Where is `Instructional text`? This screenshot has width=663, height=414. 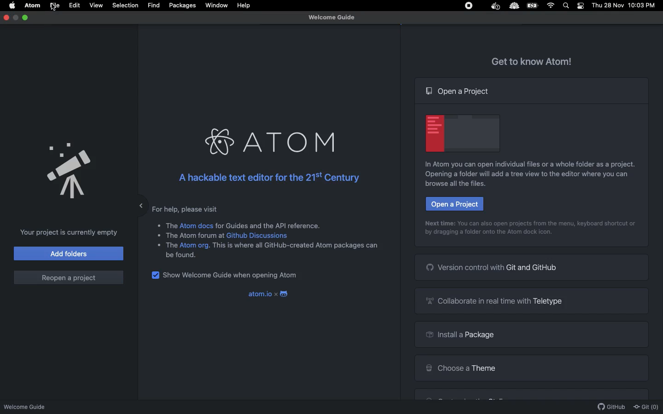 Instructional text is located at coordinates (532, 223).